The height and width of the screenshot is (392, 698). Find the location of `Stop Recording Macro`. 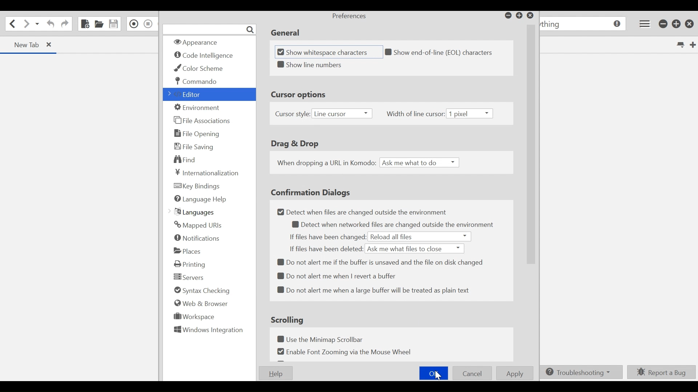

Stop Recording Macro is located at coordinates (148, 24).